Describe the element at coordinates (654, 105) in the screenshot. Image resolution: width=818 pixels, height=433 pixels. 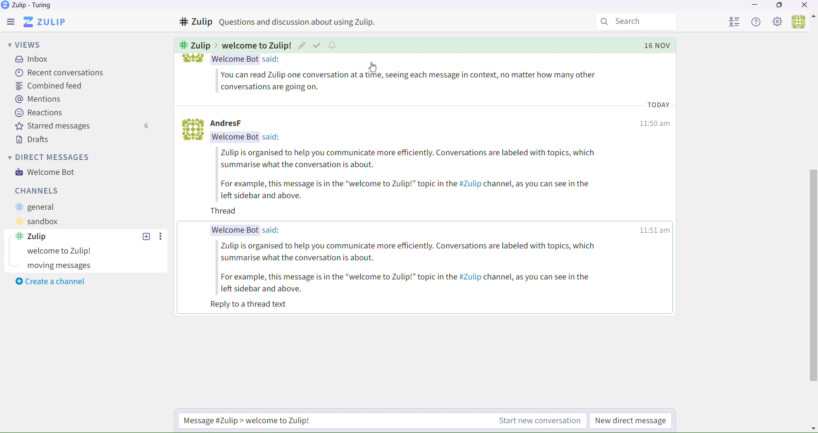
I see `12:21 pm` at that location.